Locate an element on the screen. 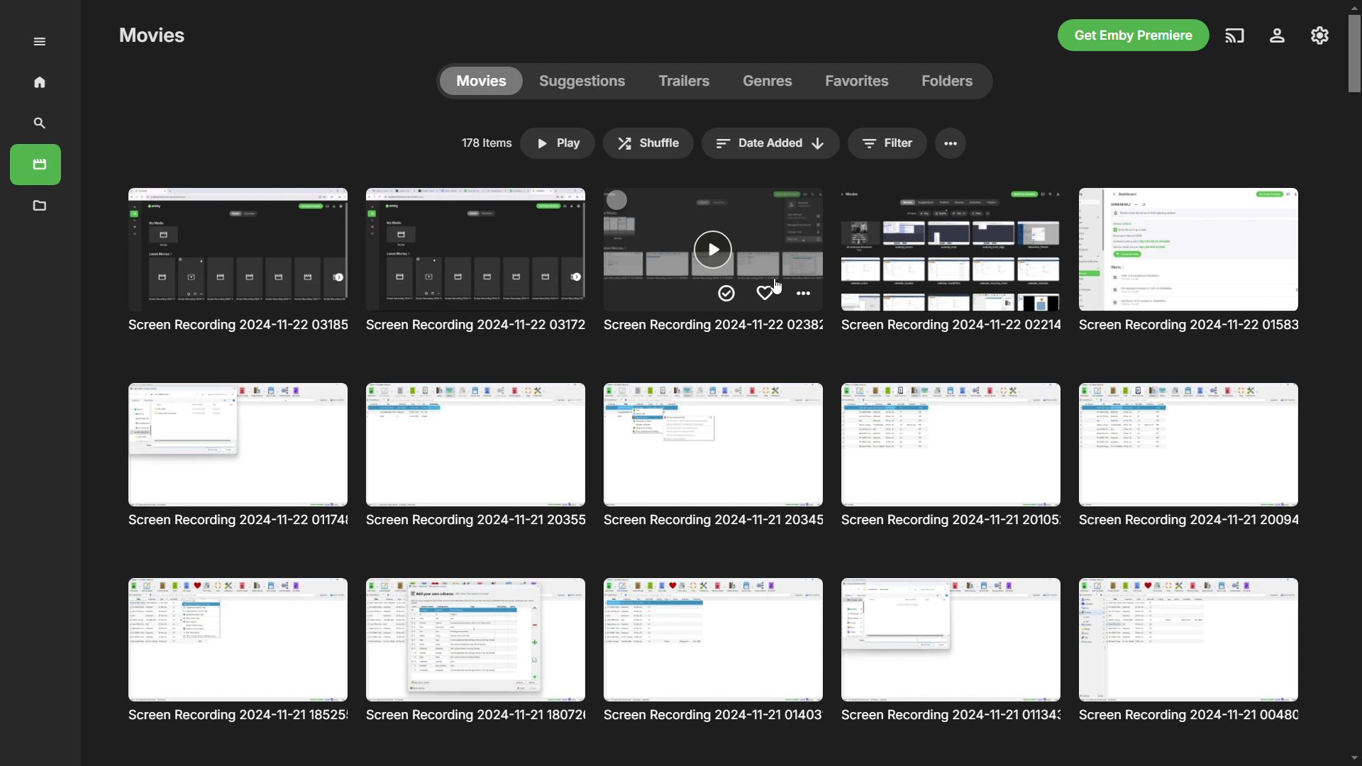 The image size is (1362, 766).  is located at coordinates (718, 650).